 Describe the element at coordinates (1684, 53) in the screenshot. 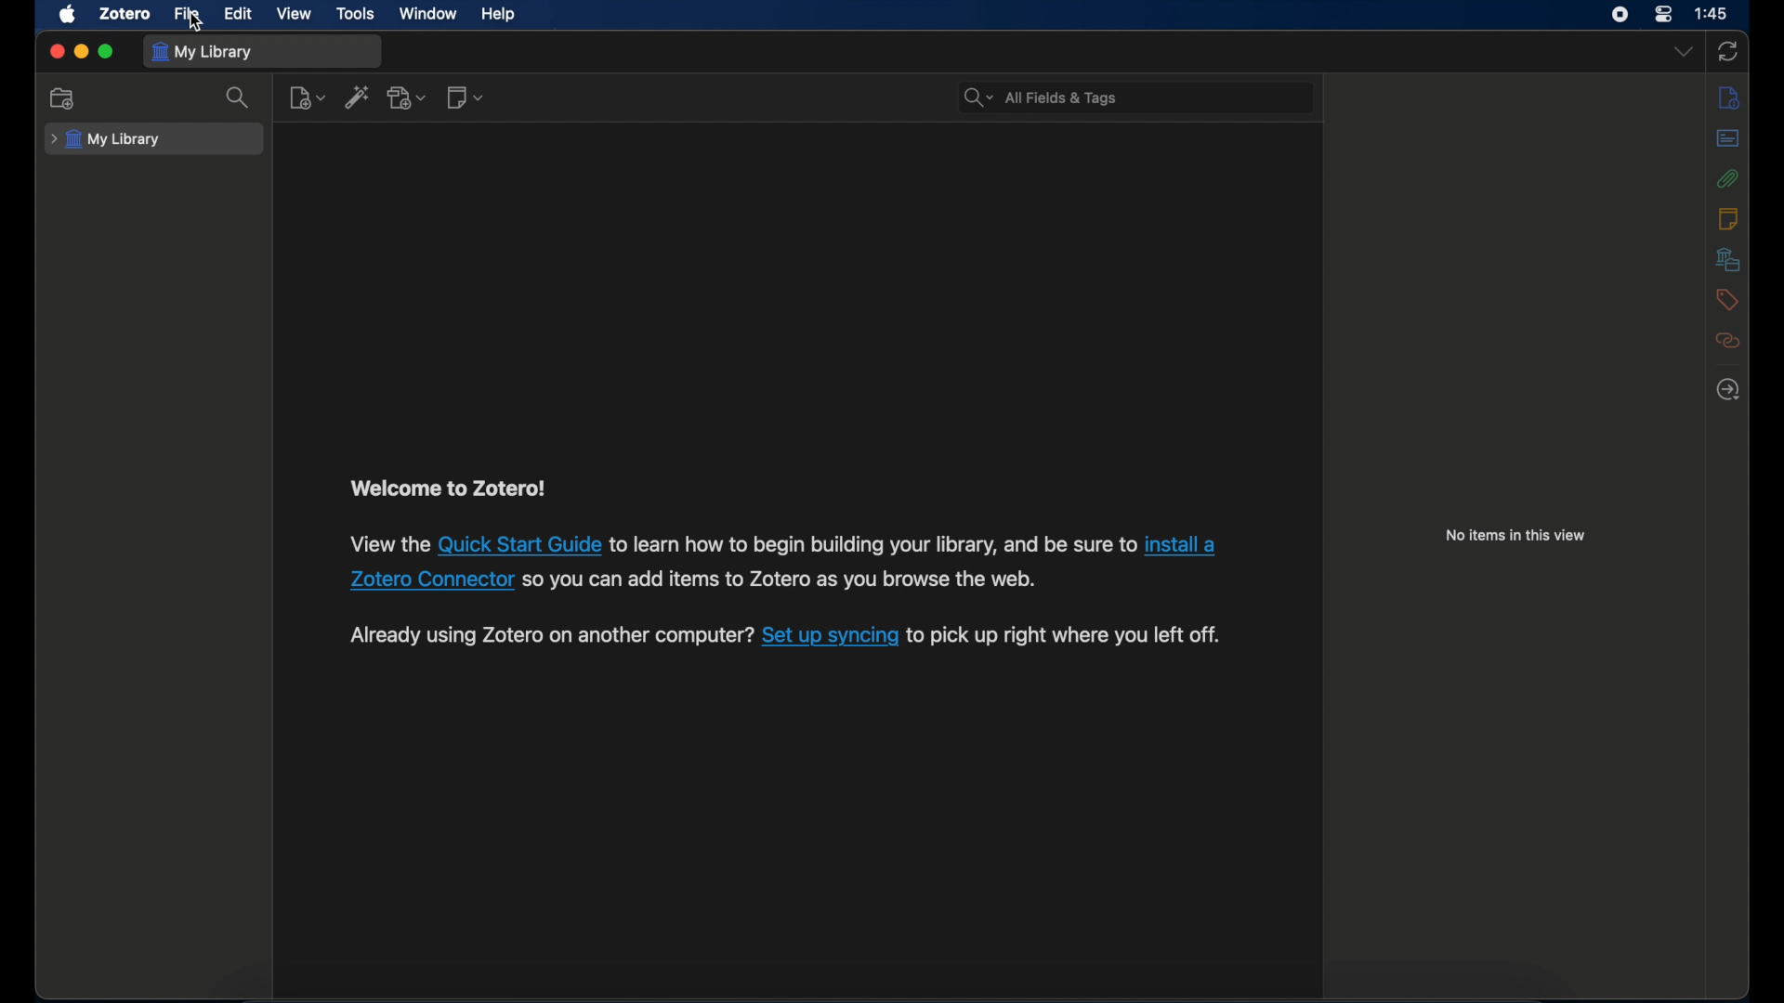

I see `dropdown` at that location.